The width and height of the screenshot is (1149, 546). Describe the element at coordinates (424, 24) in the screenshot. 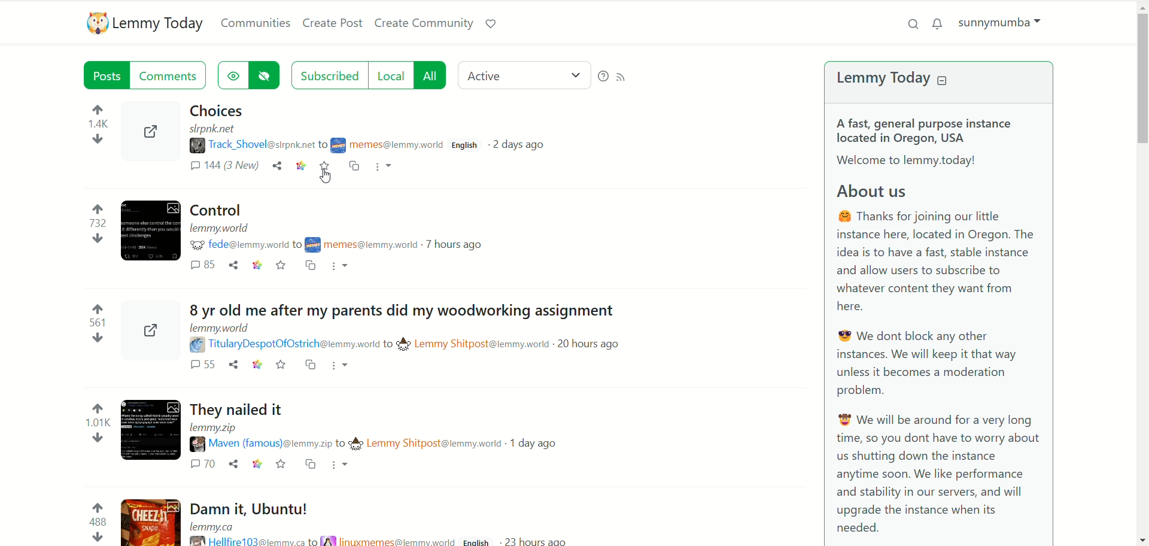

I see `create community` at that location.